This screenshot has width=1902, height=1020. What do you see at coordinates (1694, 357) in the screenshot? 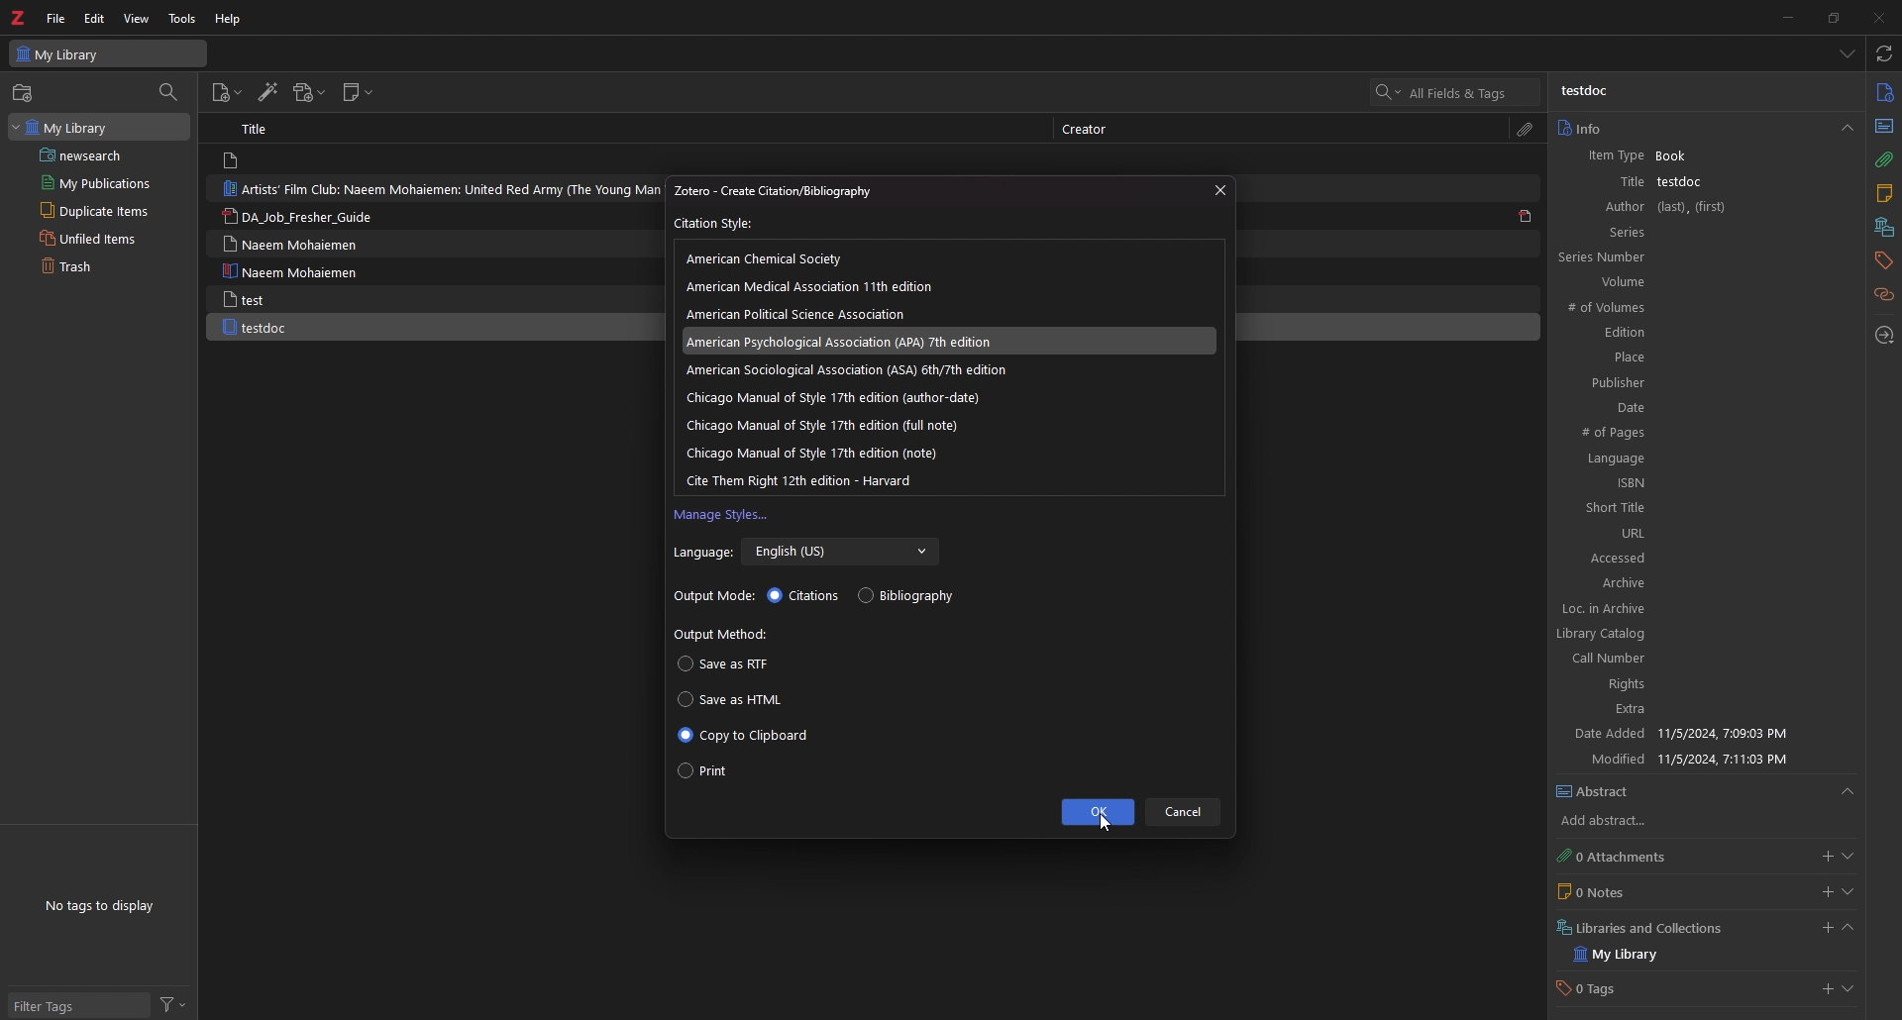
I see `Place` at bounding box center [1694, 357].